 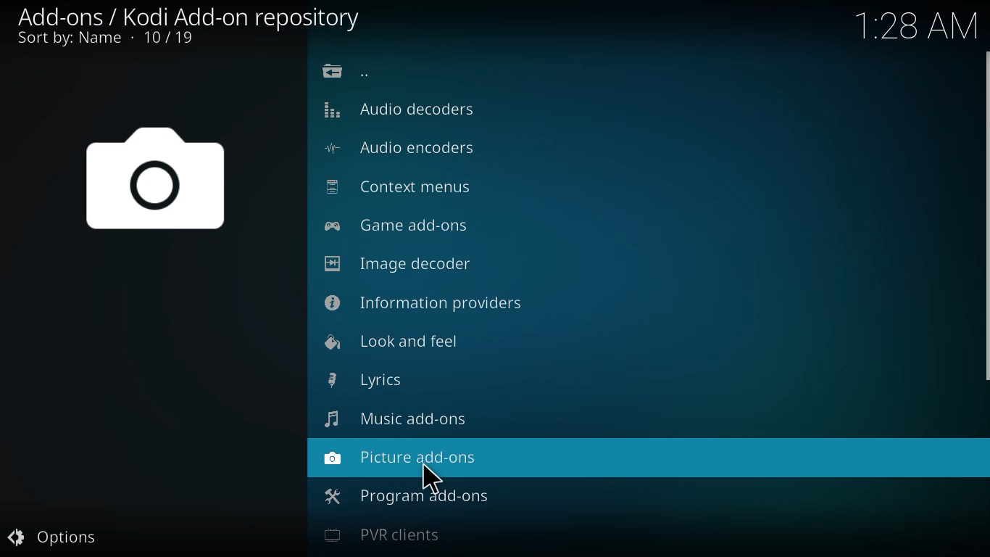 What do you see at coordinates (428, 302) in the screenshot?
I see `information providers` at bounding box center [428, 302].